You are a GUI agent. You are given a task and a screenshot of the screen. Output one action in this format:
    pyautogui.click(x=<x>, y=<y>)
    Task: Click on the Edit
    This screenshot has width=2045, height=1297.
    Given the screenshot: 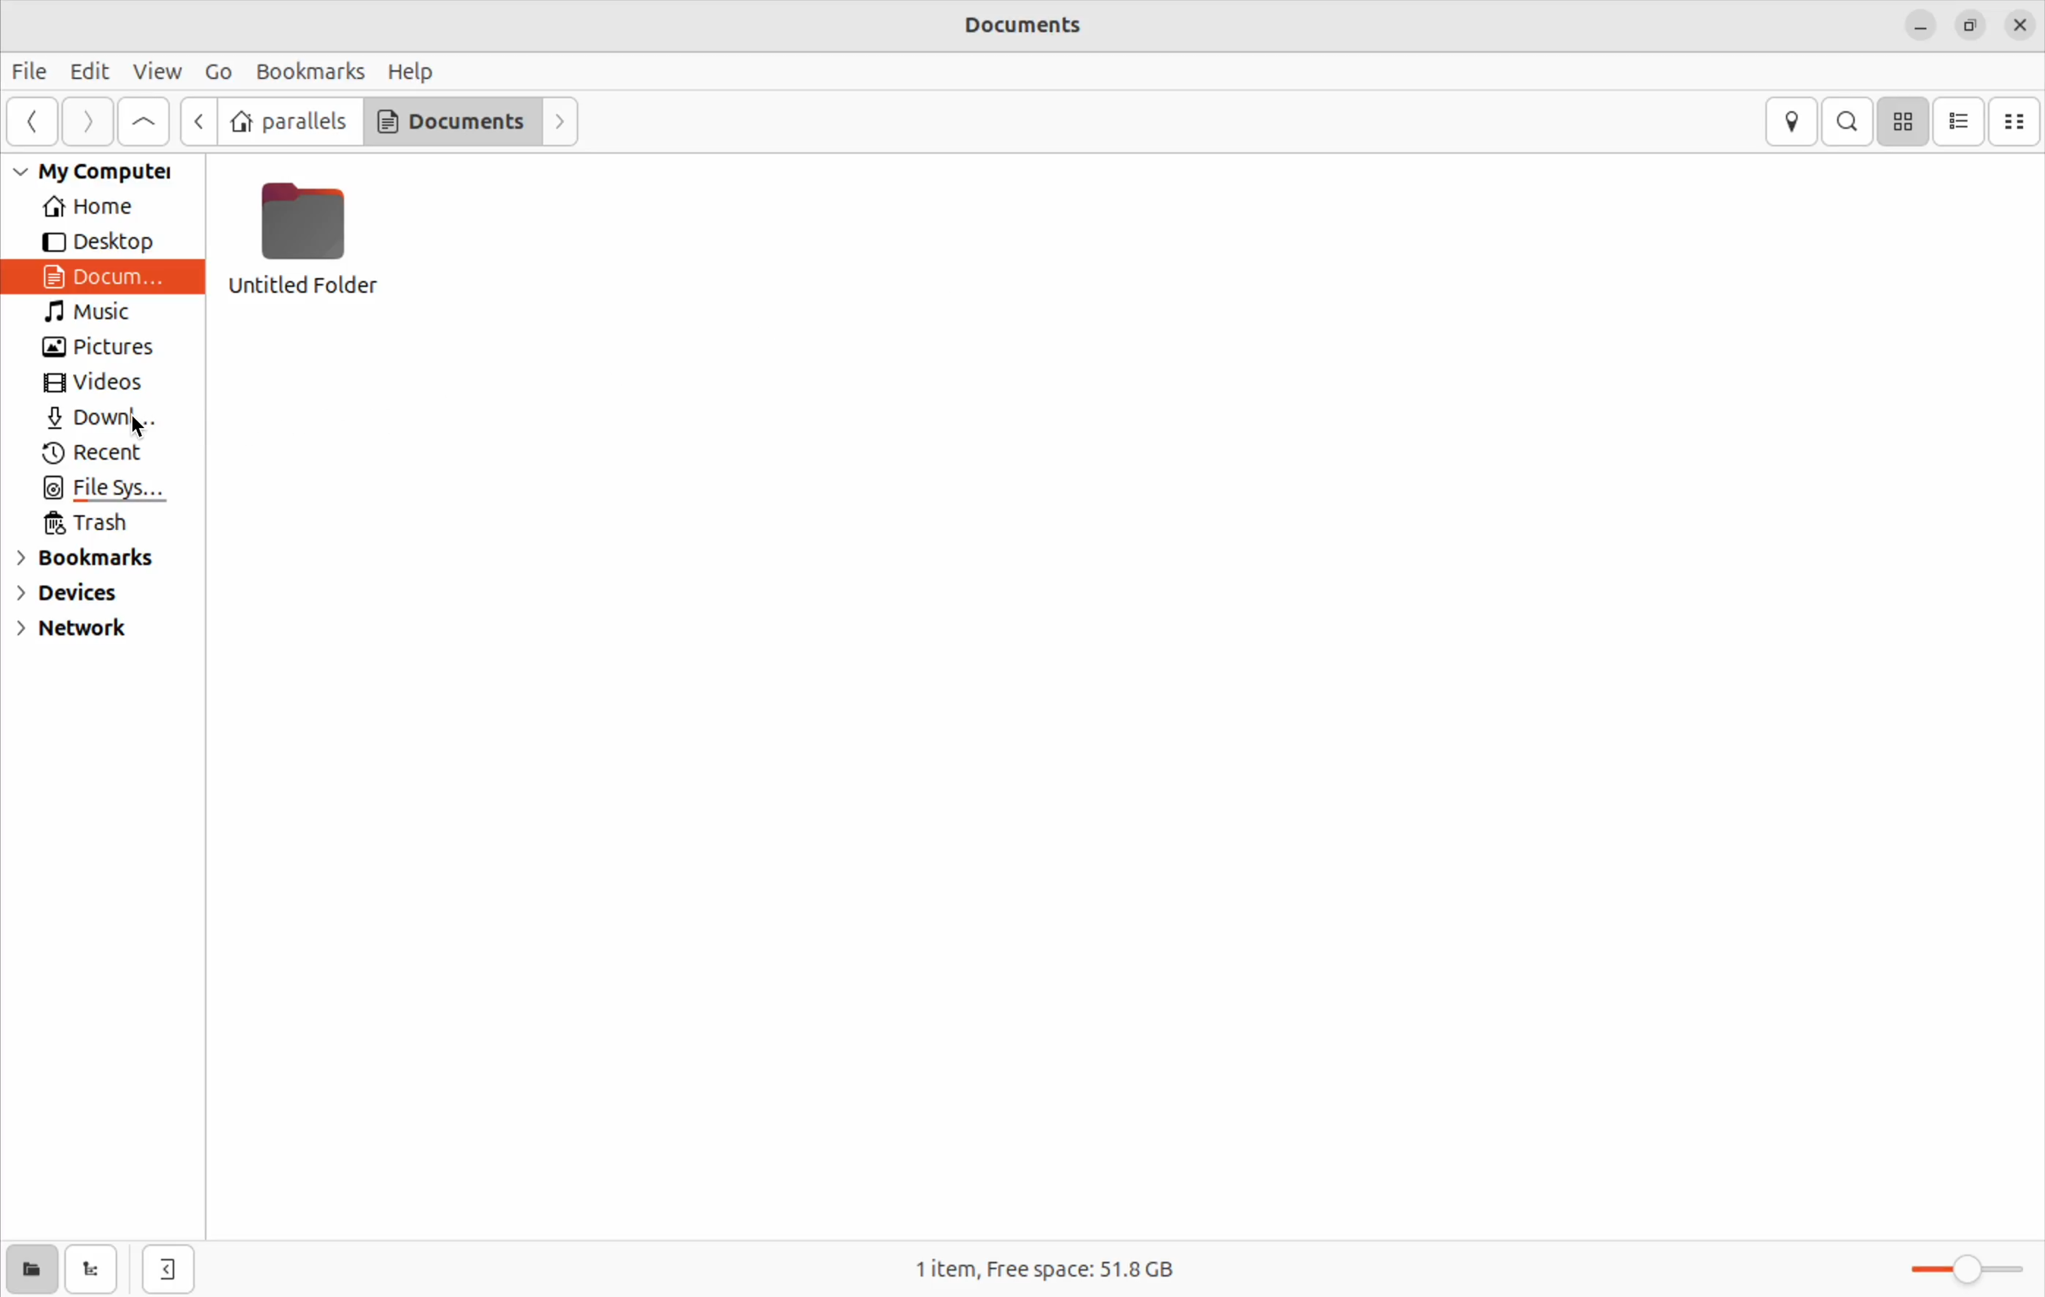 What is the action you would take?
    pyautogui.click(x=87, y=68)
    